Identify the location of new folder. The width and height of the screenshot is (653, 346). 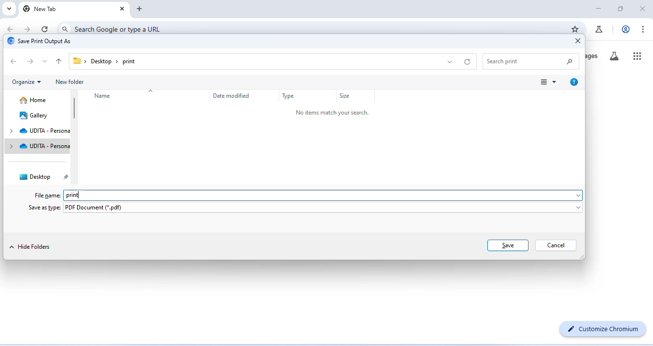
(71, 82).